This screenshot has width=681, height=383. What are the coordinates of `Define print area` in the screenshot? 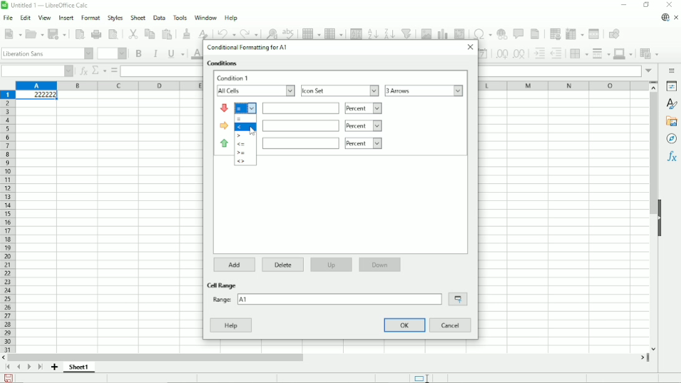 It's located at (554, 32).